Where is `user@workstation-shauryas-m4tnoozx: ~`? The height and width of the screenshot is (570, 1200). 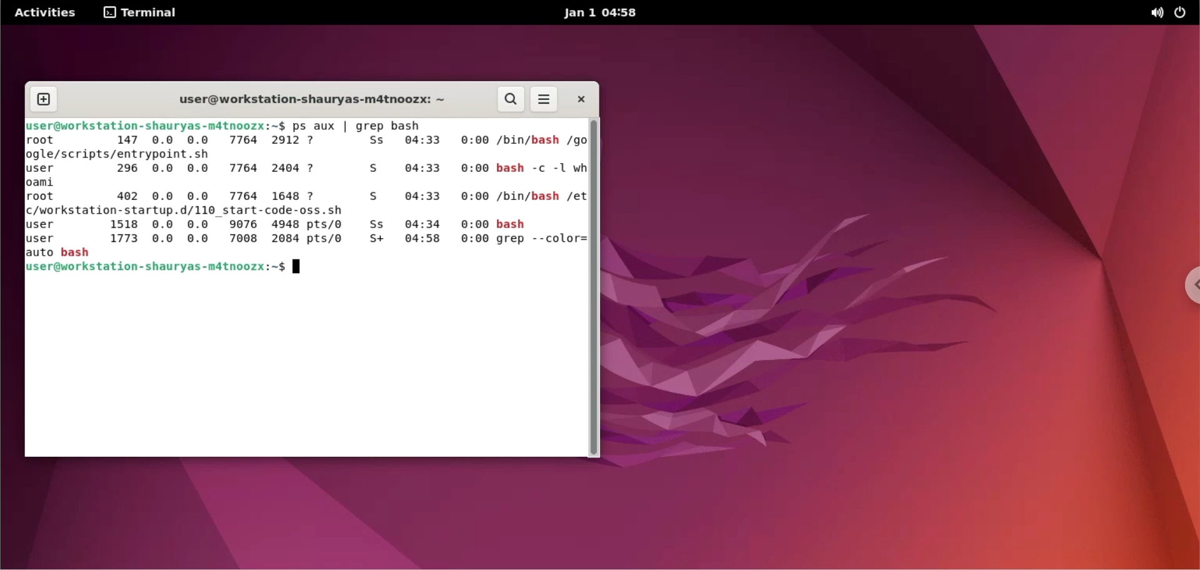
user@workstation-shauryas-m4tnoozx: ~ is located at coordinates (306, 97).